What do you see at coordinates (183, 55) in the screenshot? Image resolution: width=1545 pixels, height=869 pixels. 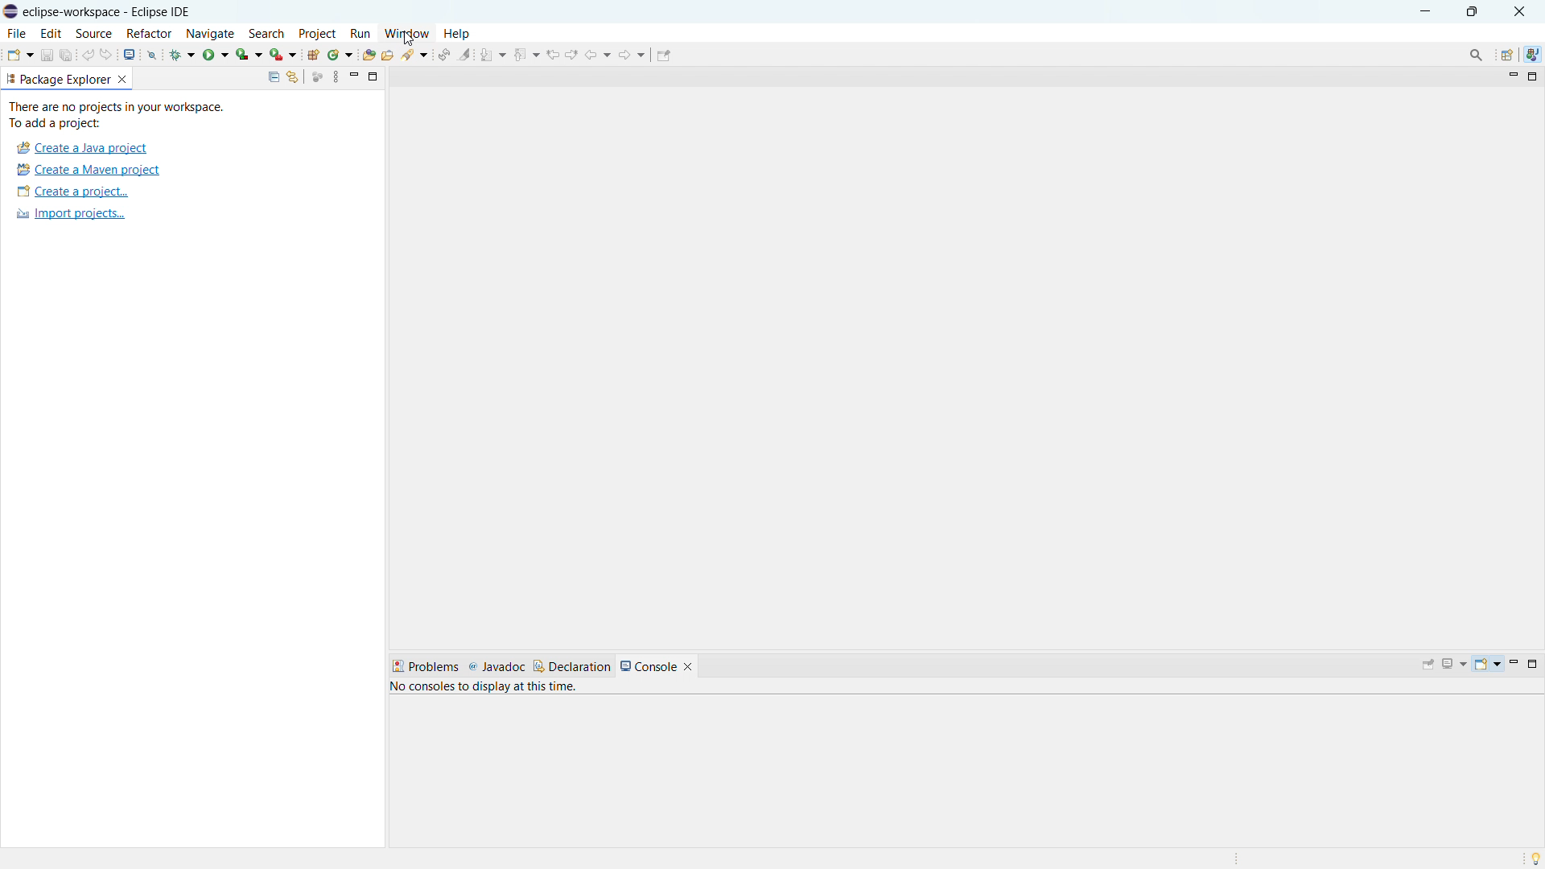 I see `debug` at bounding box center [183, 55].